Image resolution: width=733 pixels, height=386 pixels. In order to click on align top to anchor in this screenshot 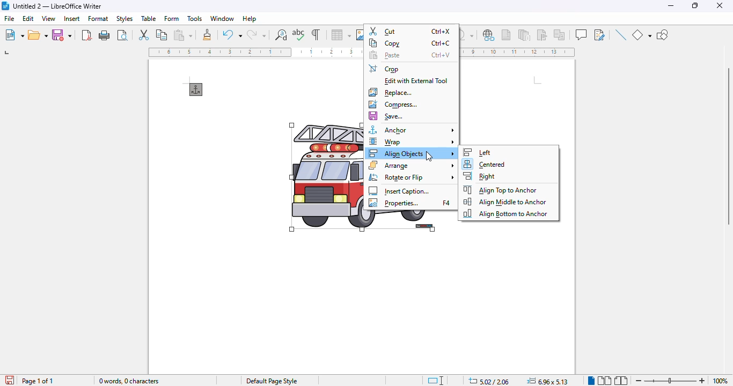, I will do `click(501, 189)`.